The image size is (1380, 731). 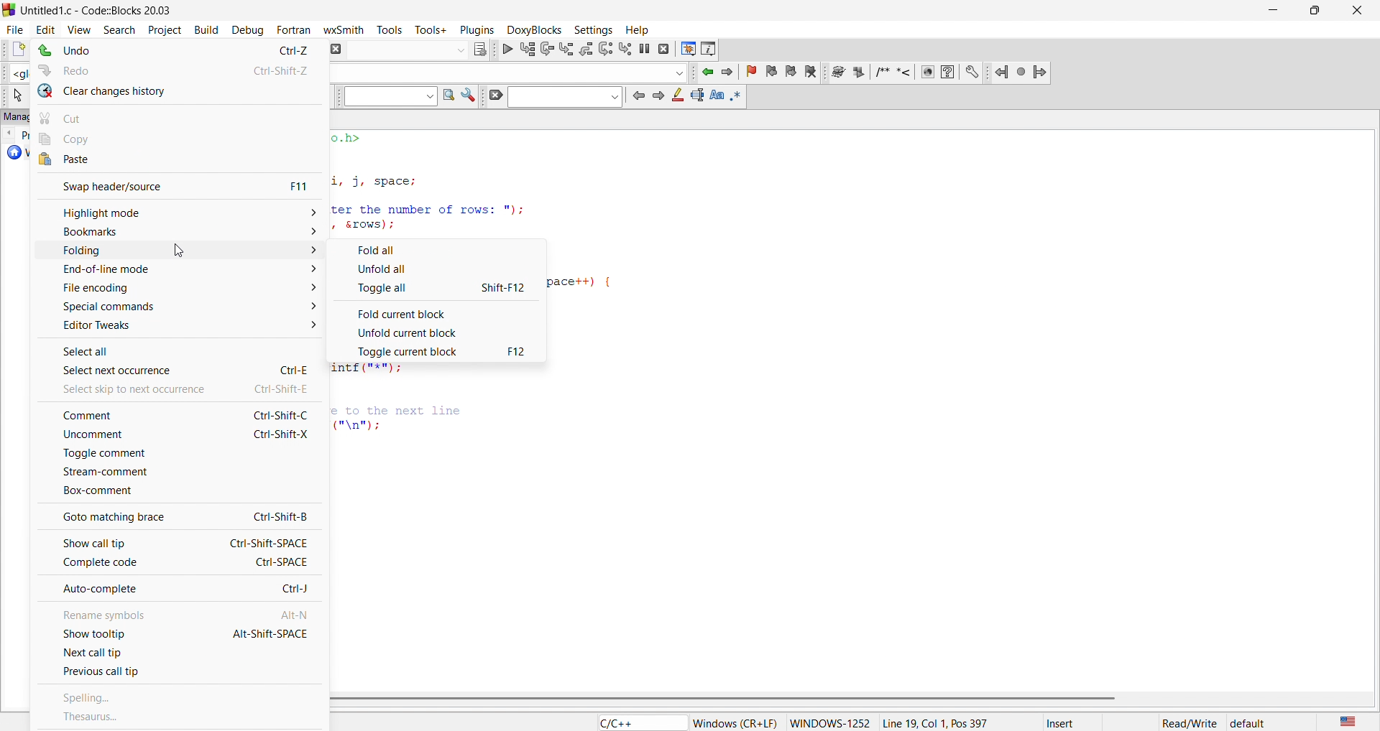 I want to click on , so click(x=438, y=248).